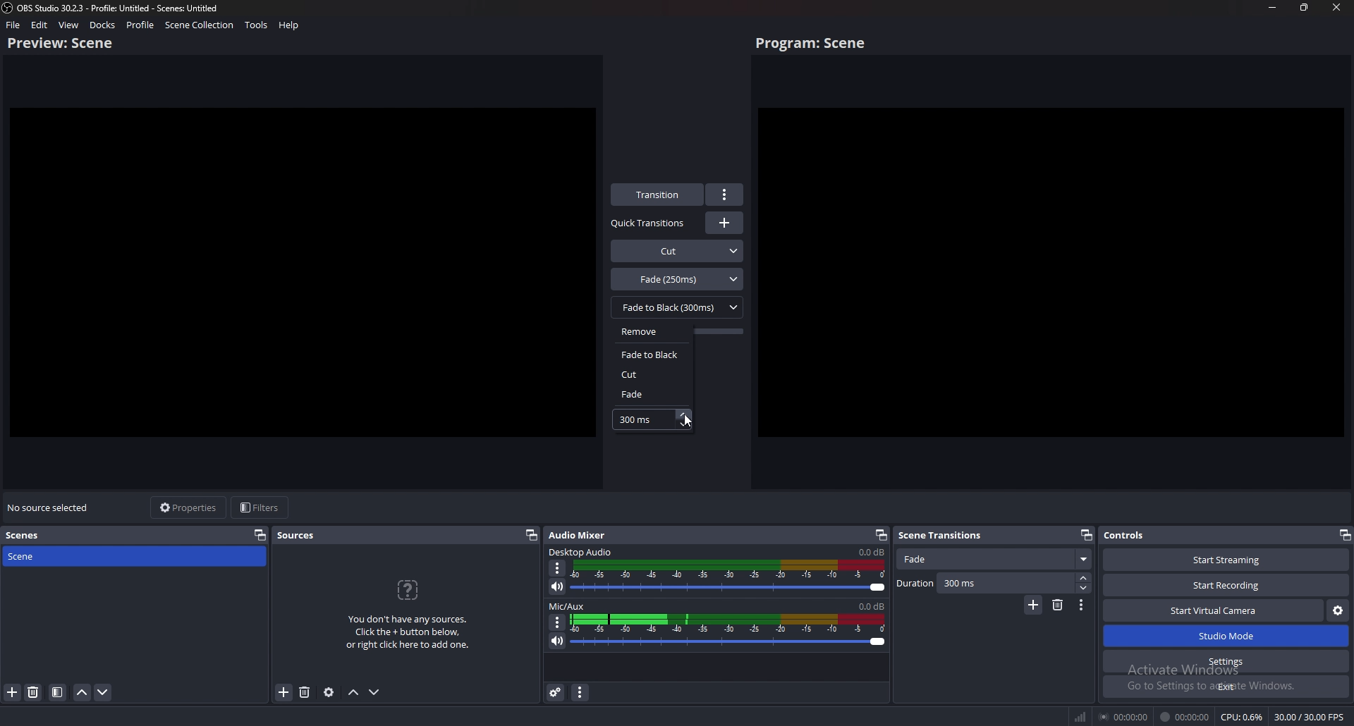 The image size is (1354, 726). What do you see at coordinates (58, 693) in the screenshot?
I see `filter` at bounding box center [58, 693].